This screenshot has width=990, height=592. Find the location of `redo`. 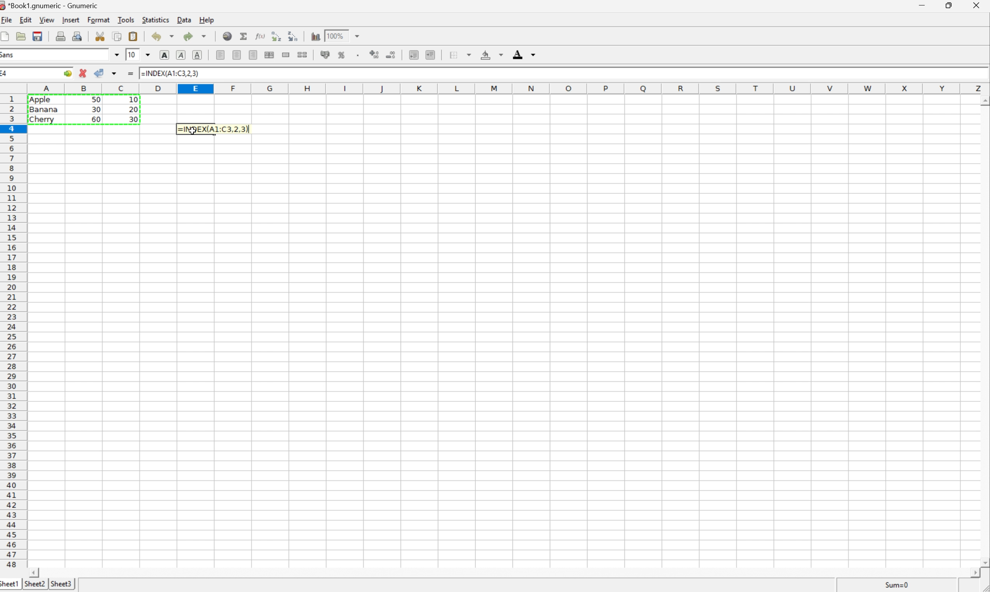

redo is located at coordinates (195, 36).